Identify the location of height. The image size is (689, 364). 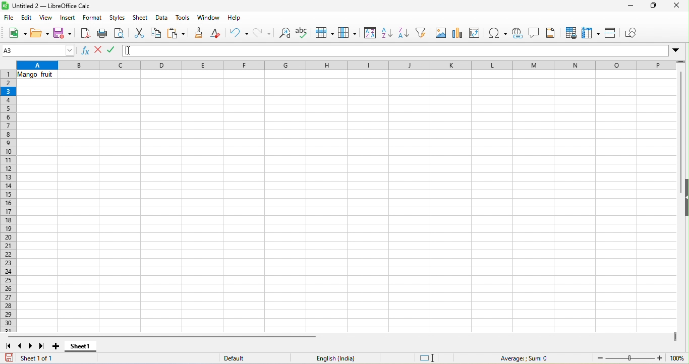
(684, 196).